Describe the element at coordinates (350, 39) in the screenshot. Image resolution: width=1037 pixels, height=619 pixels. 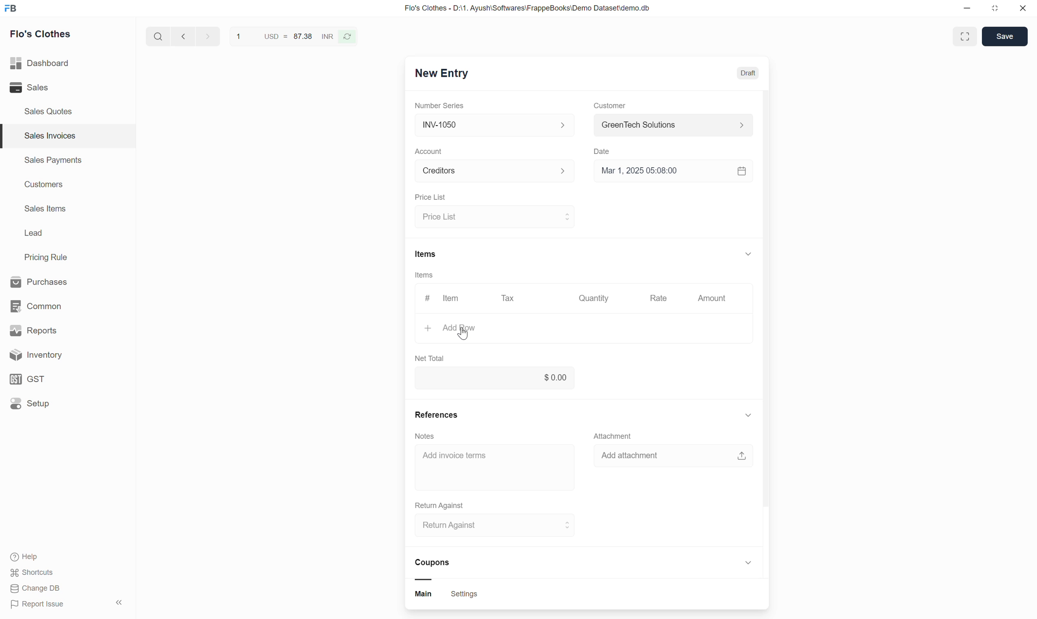
I see `refresh` at that location.